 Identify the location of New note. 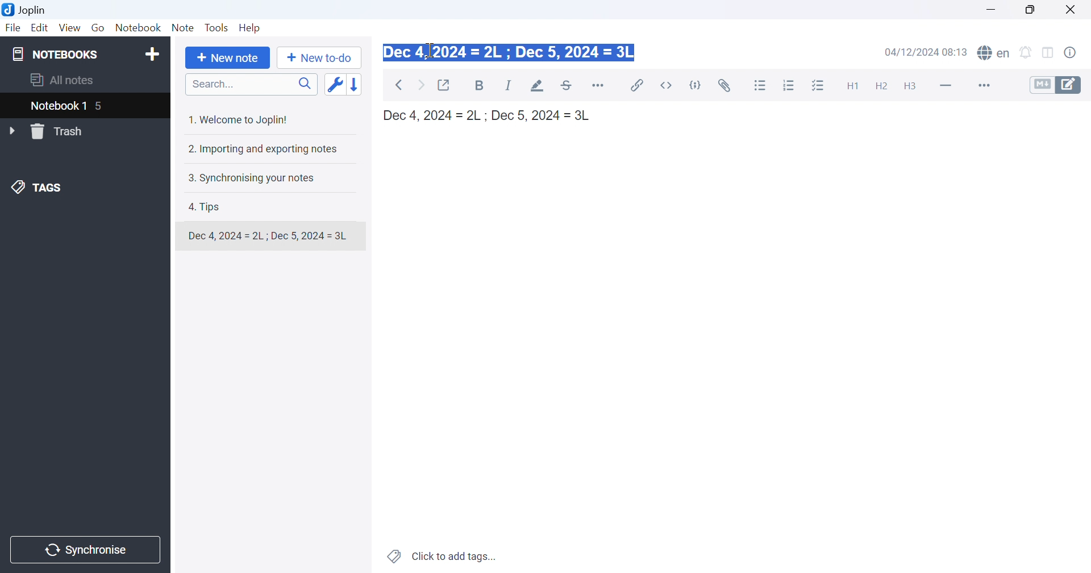
(227, 59).